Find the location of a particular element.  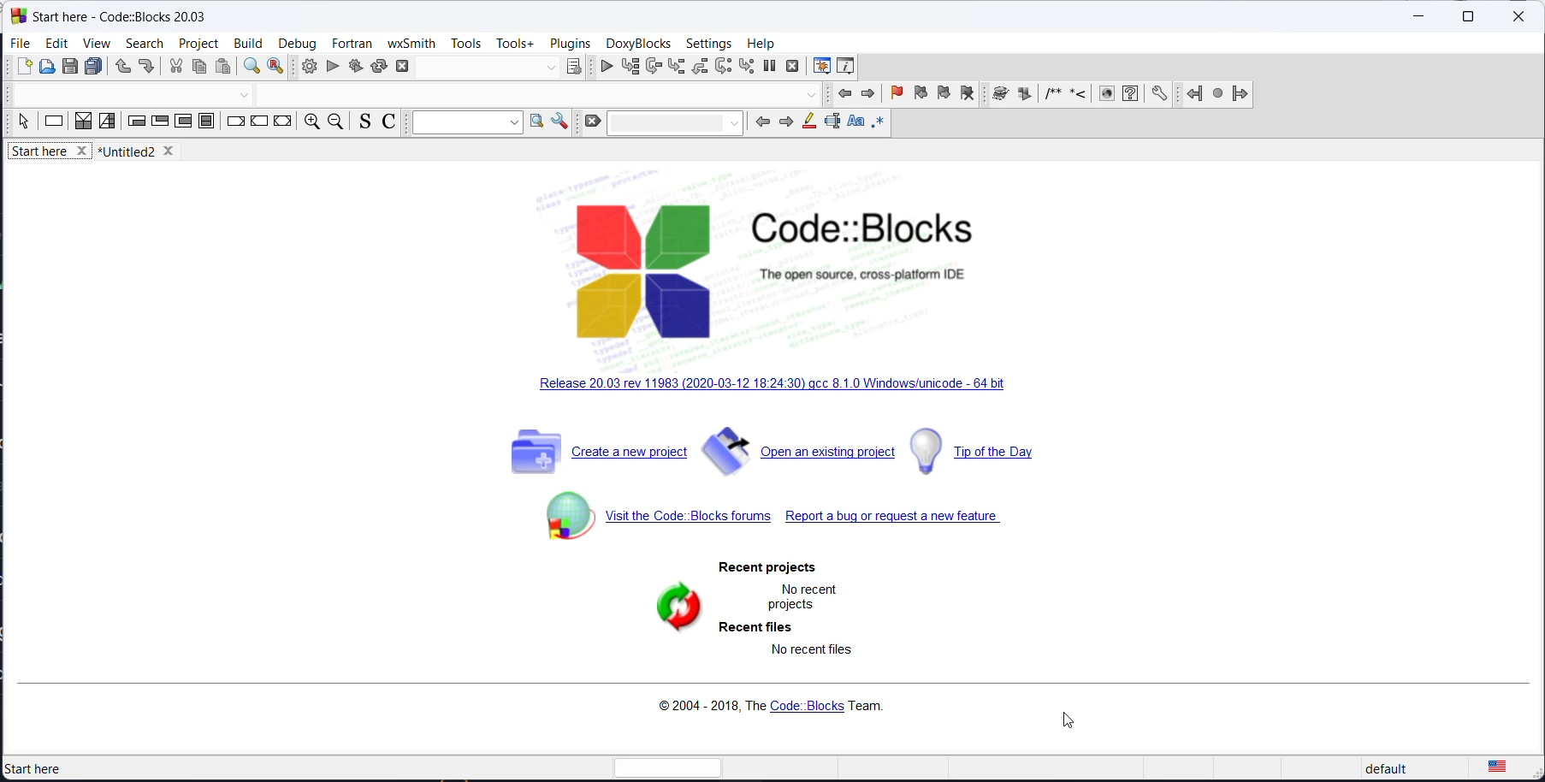

save all is located at coordinates (94, 68).